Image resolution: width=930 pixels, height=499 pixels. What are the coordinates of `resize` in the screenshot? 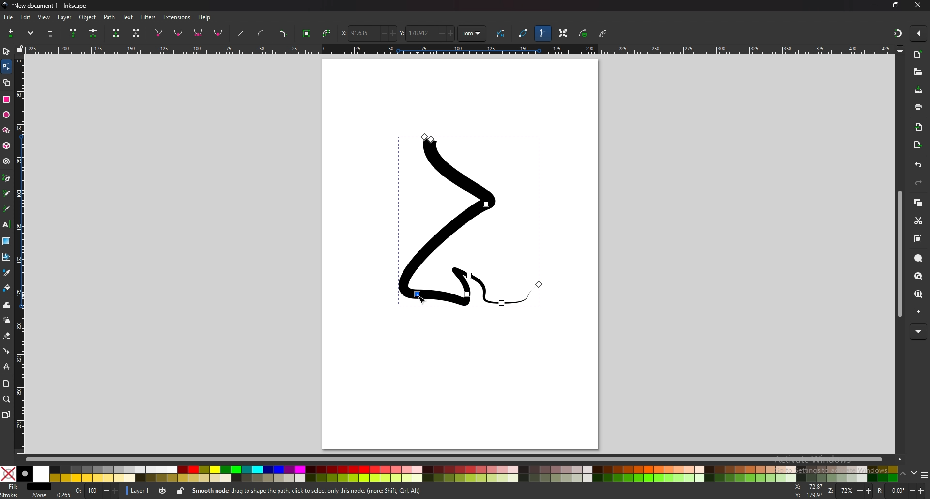 It's located at (897, 6).